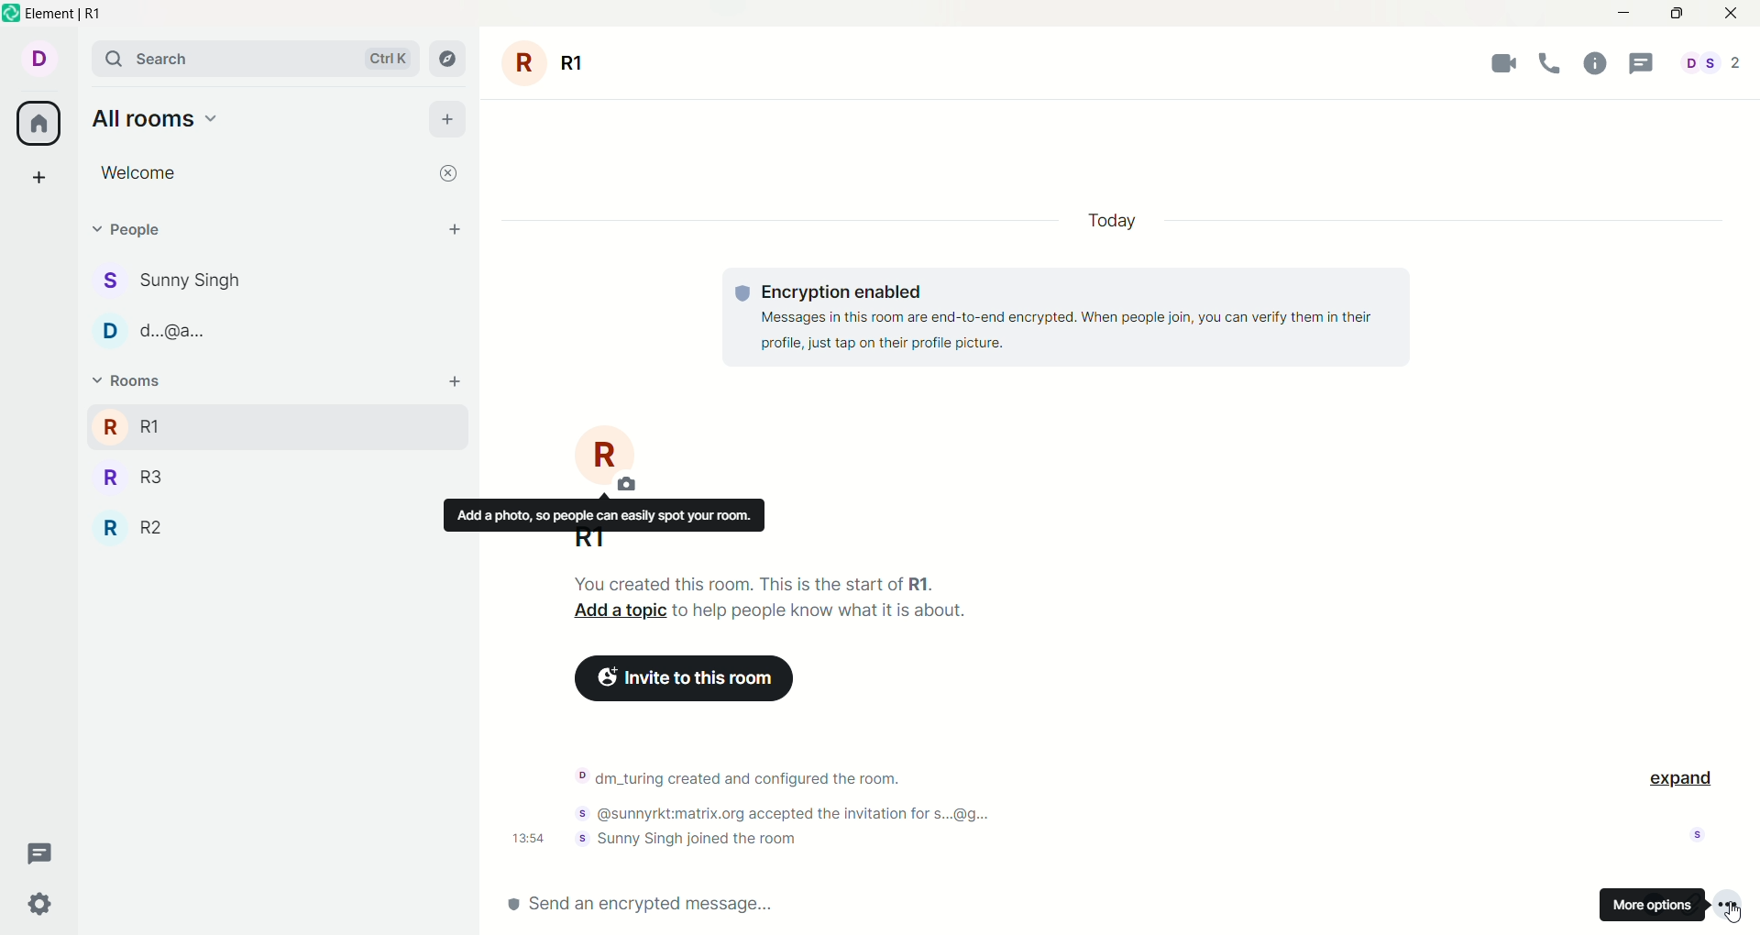 The width and height of the screenshot is (1760, 935). What do you see at coordinates (1550, 62) in the screenshot?
I see `voice call` at bounding box center [1550, 62].